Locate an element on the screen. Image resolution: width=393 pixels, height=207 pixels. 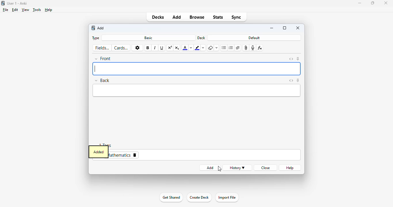
close is located at coordinates (265, 168).